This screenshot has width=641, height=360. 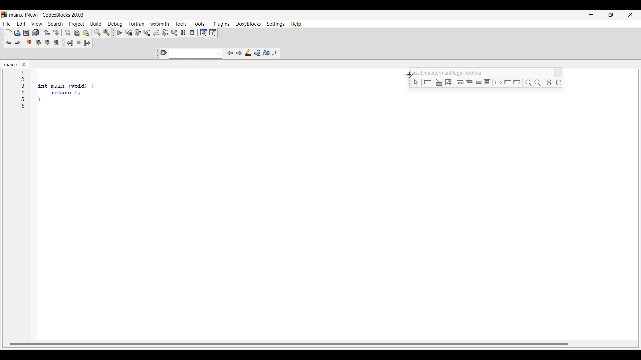 What do you see at coordinates (9, 43) in the screenshot?
I see `Toggle back` at bounding box center [9, 43].